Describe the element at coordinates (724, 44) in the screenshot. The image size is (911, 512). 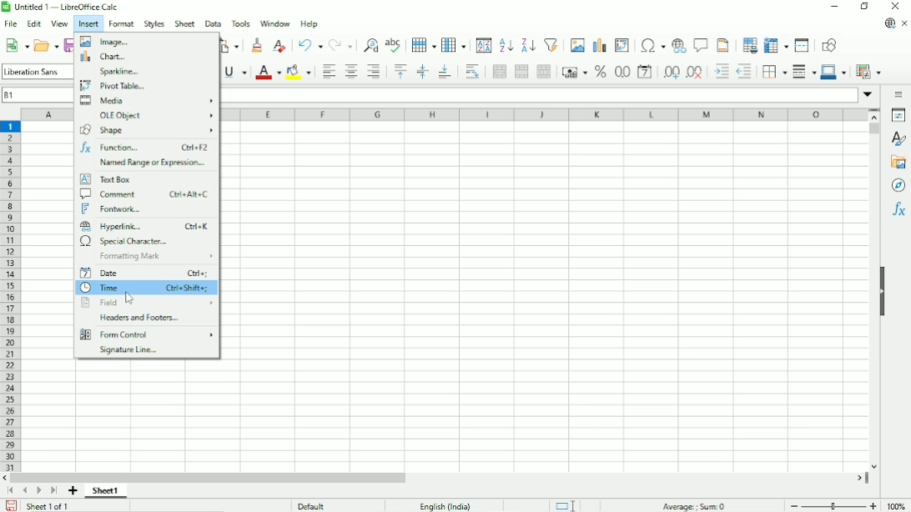
I see `Header and footer` at that location.